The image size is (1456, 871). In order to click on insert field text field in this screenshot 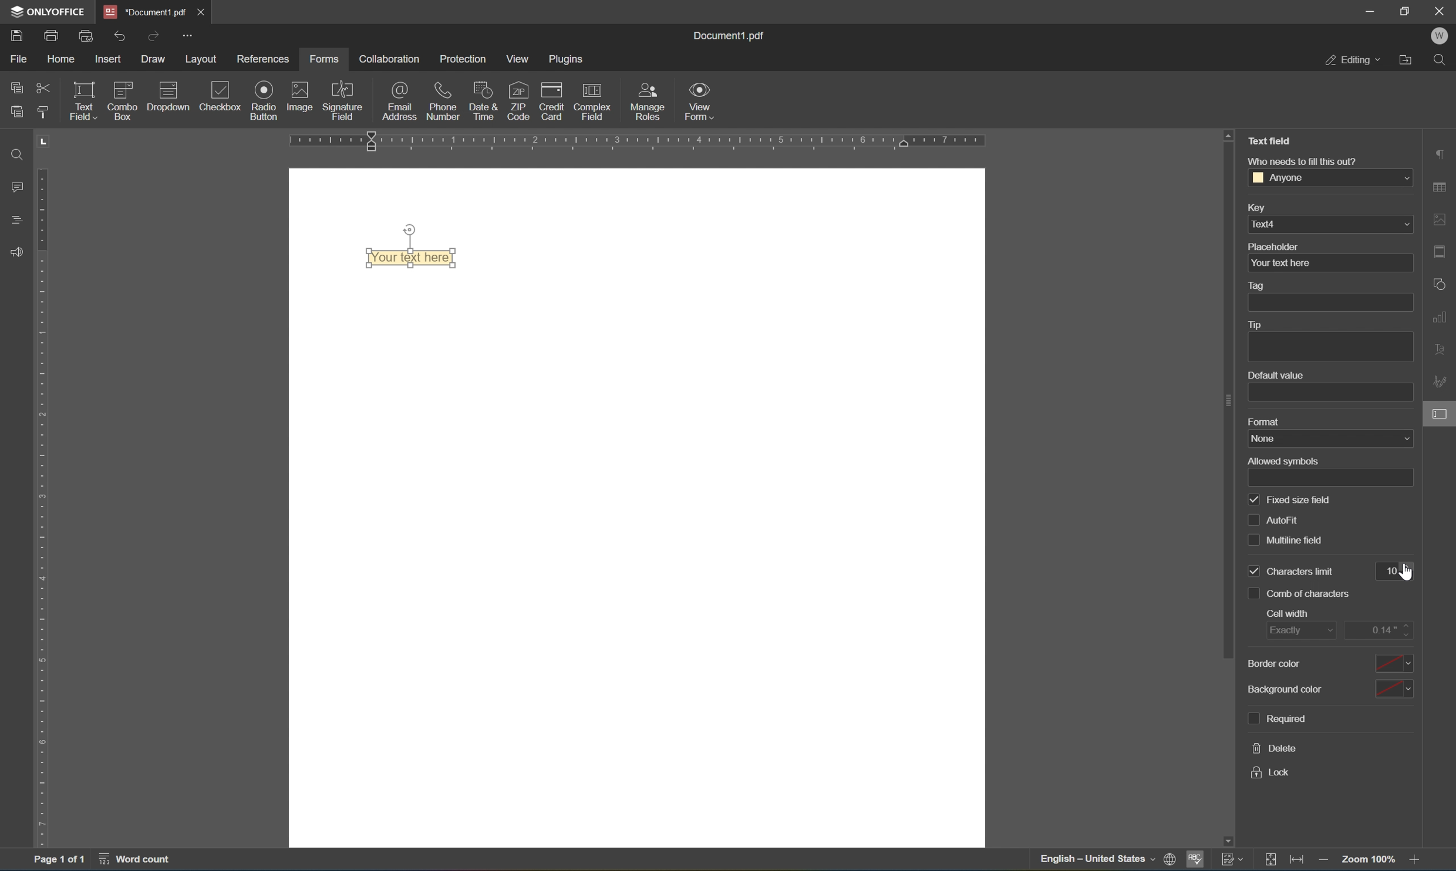, I will do `click(146, 121)`.